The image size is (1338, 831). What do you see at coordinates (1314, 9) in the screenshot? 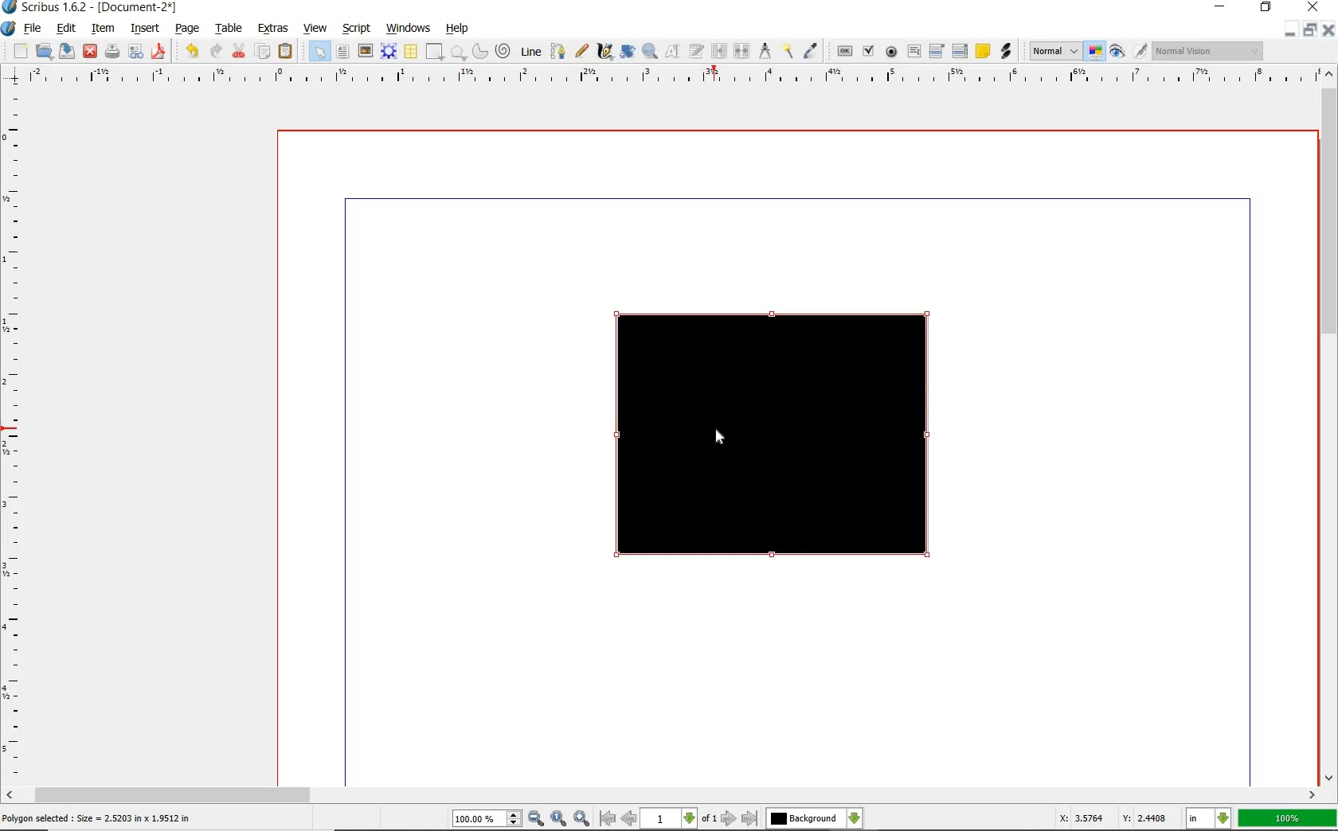
I see `CLOSE` at bounding box center [1314, 9].